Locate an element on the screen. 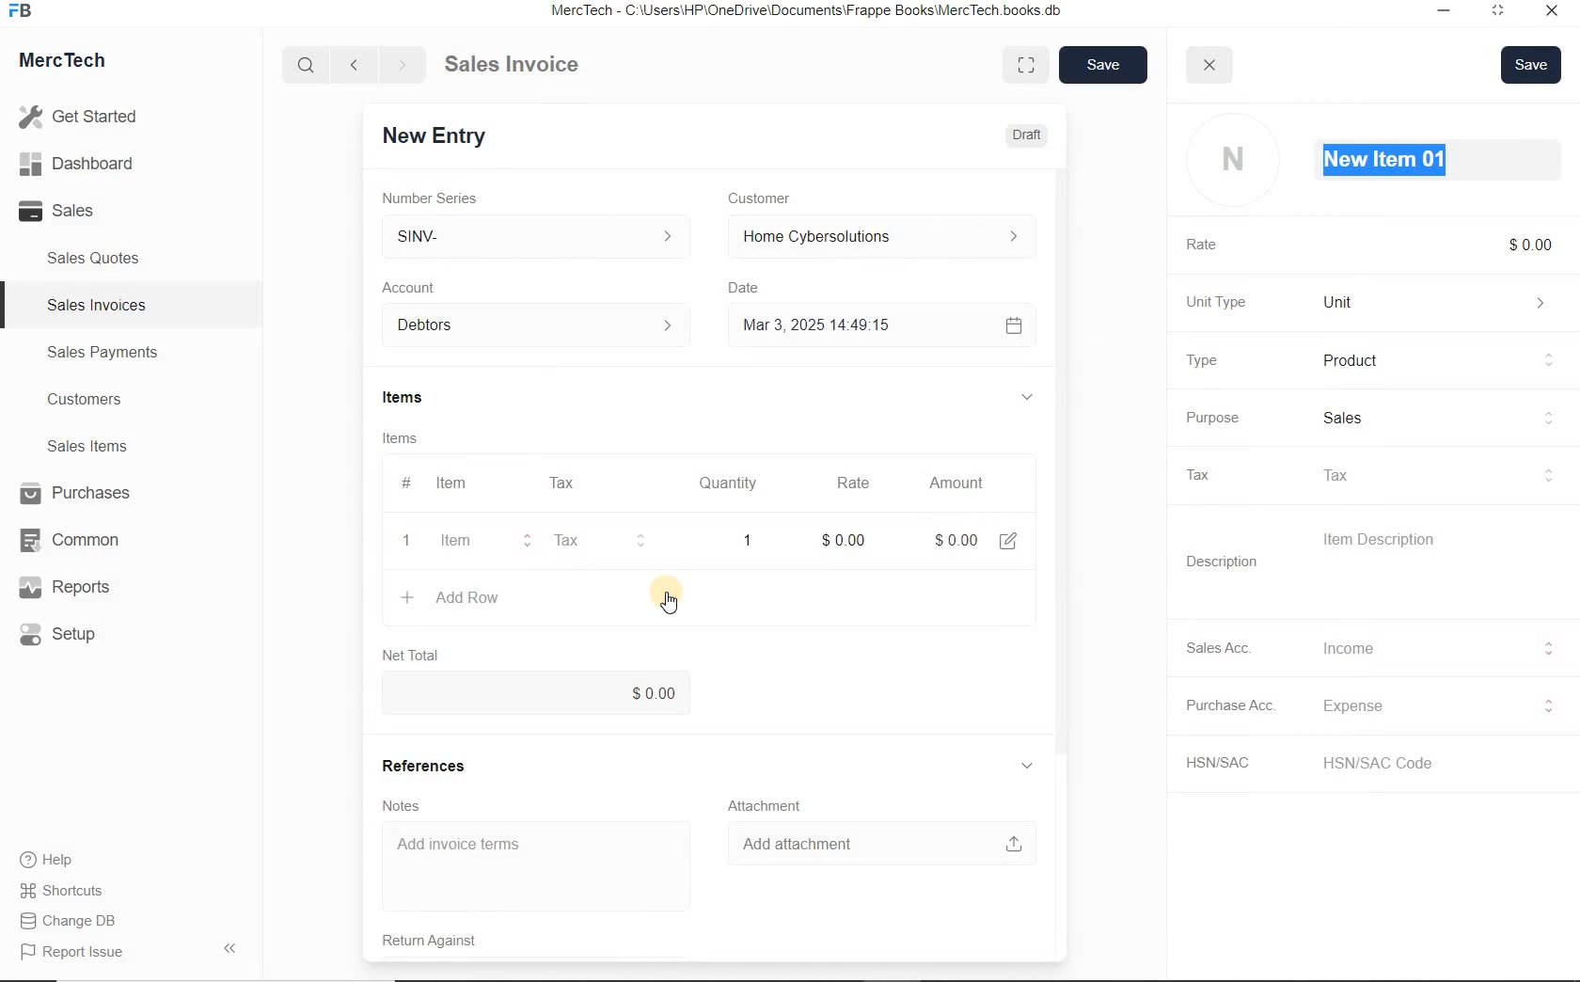 This screenshot has height=982, width=1580. Item is located at coordinates (453, 483).